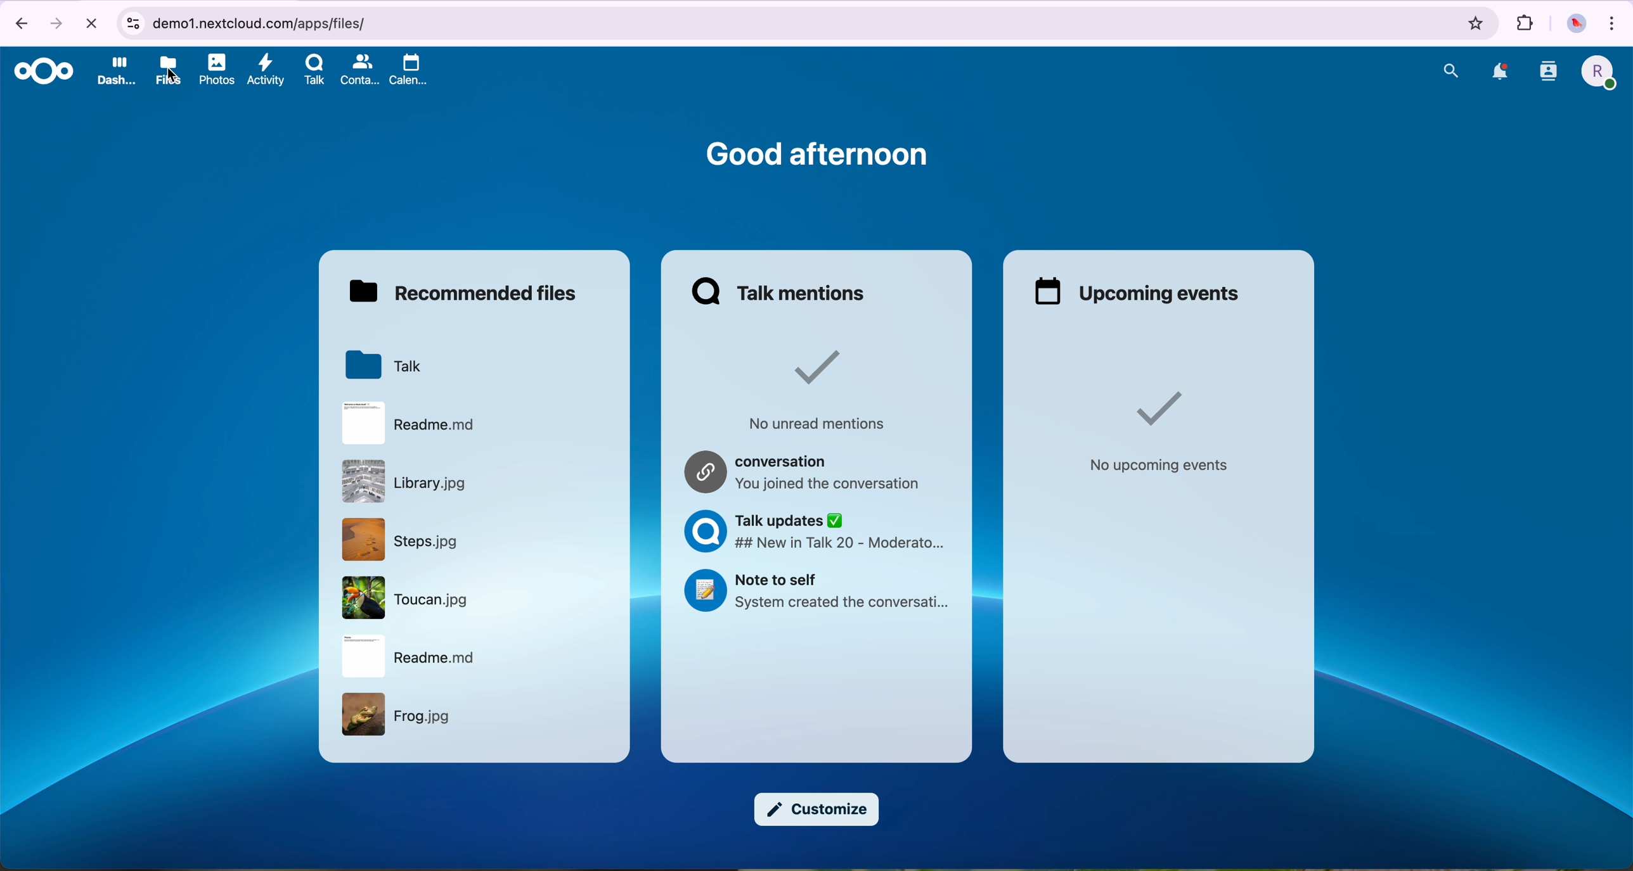  I want to click on no upcoming events, so click(1160, 465).